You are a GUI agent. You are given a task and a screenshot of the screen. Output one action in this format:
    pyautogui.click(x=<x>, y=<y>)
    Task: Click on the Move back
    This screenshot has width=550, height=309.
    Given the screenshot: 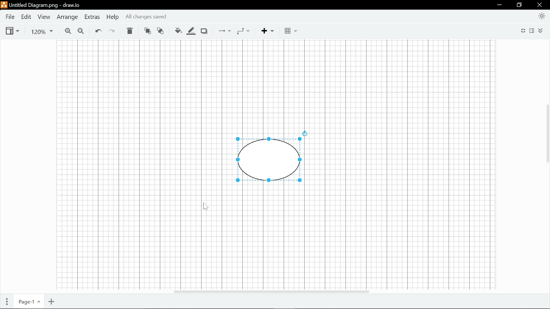 What is the action you would take?
    pyautogui.click(x=160, y=30)
    